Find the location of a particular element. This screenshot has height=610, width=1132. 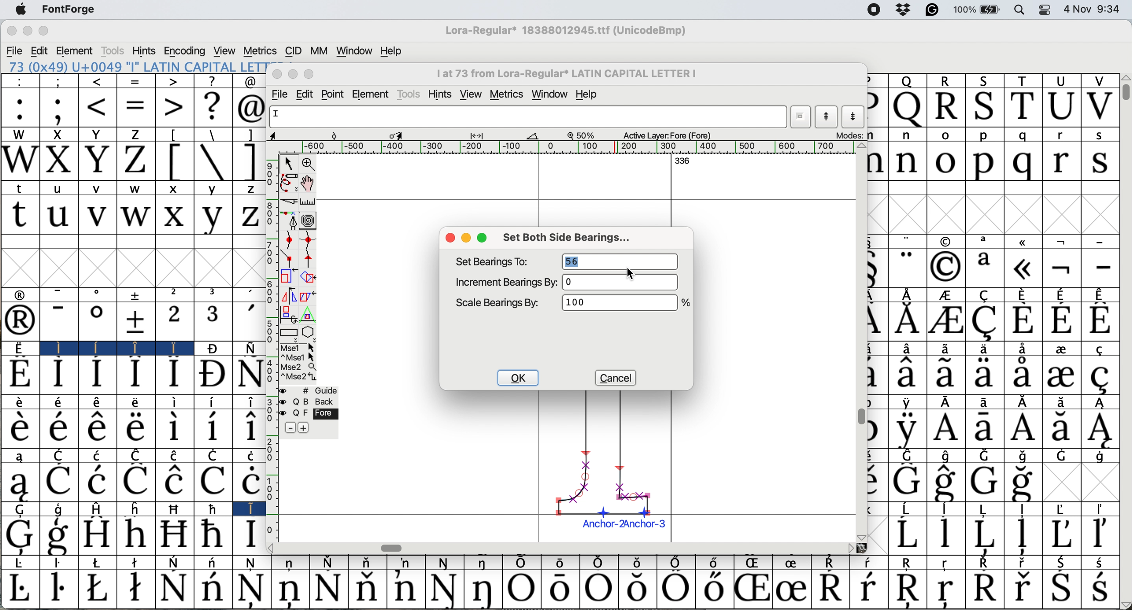

Symbol is located at coordinates (99, 455).